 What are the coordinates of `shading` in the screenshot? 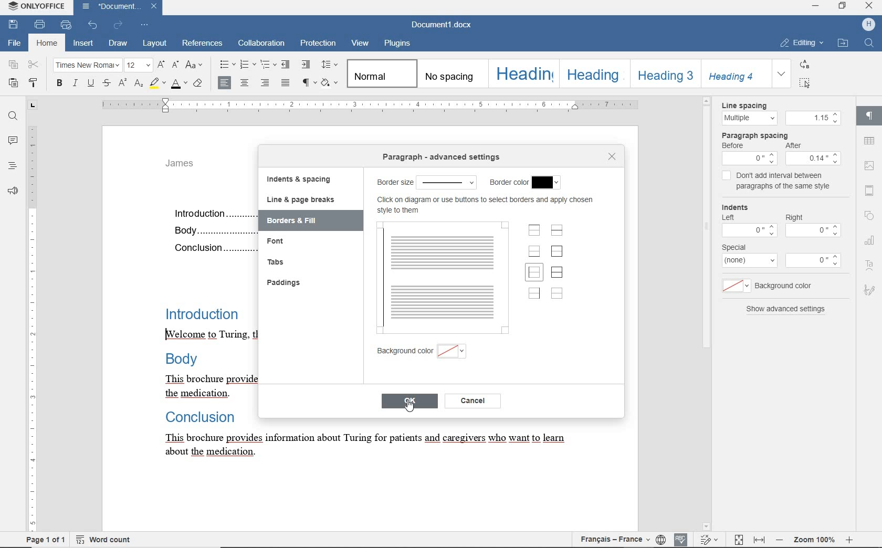 It's located at (330, 82).